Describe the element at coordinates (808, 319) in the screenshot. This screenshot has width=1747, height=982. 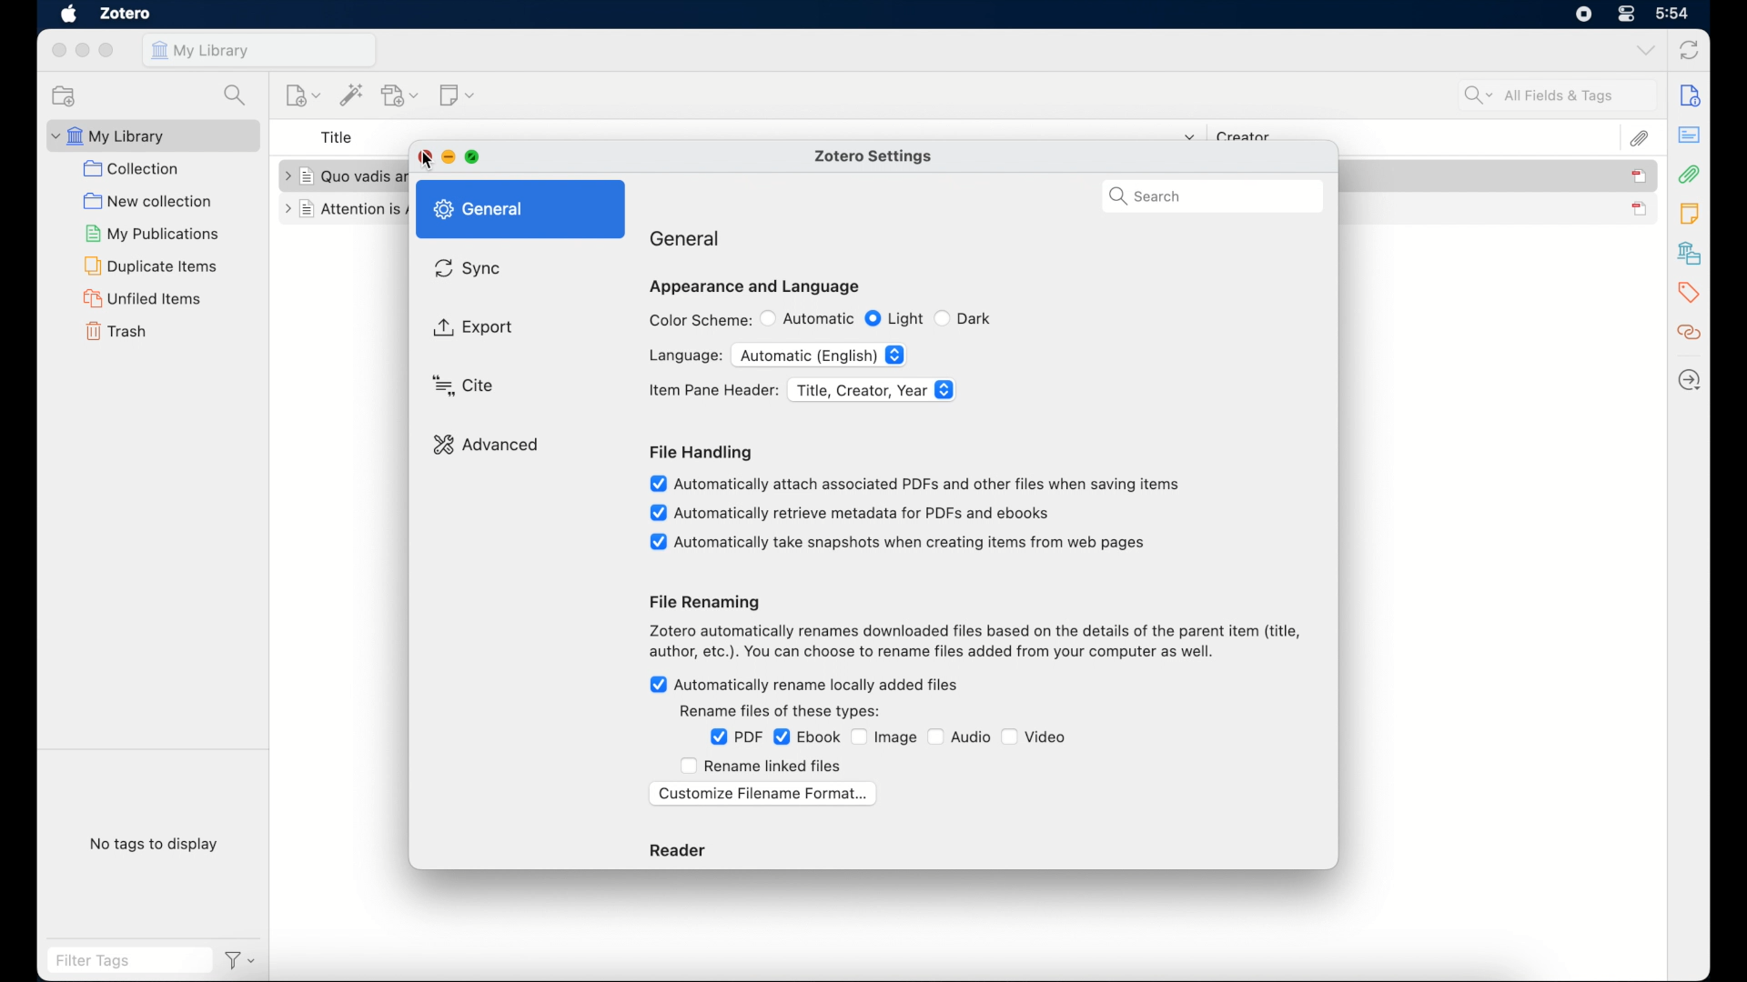
I see `automatic radio button` at that location.